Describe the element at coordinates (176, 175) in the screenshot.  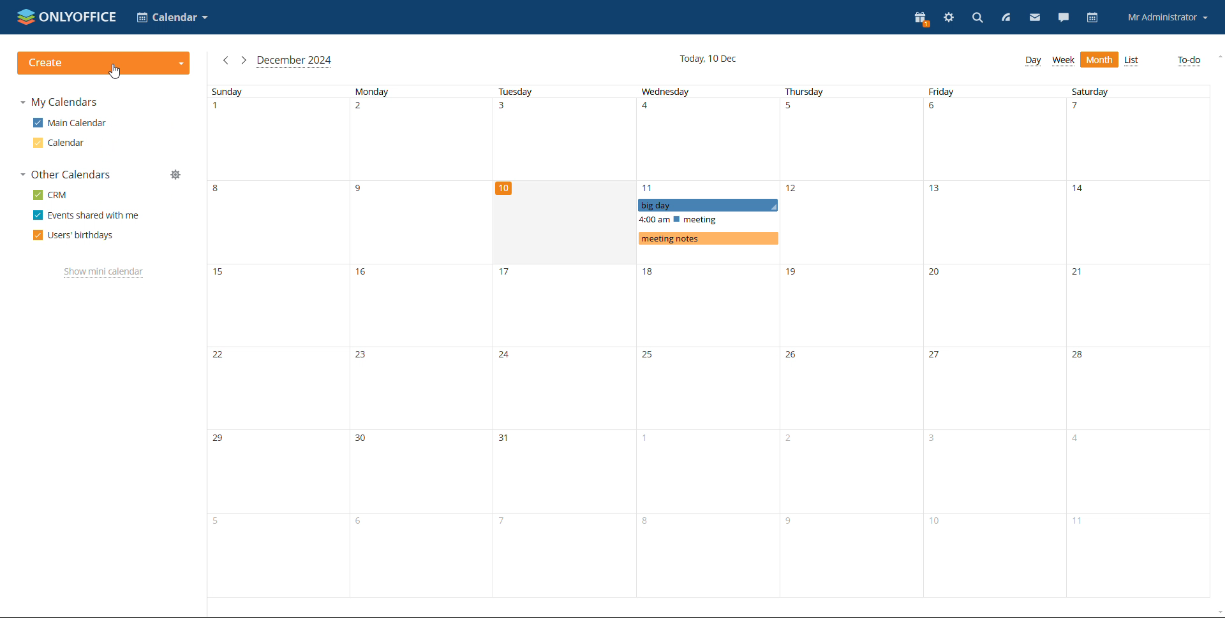
I see `manage` at that location.